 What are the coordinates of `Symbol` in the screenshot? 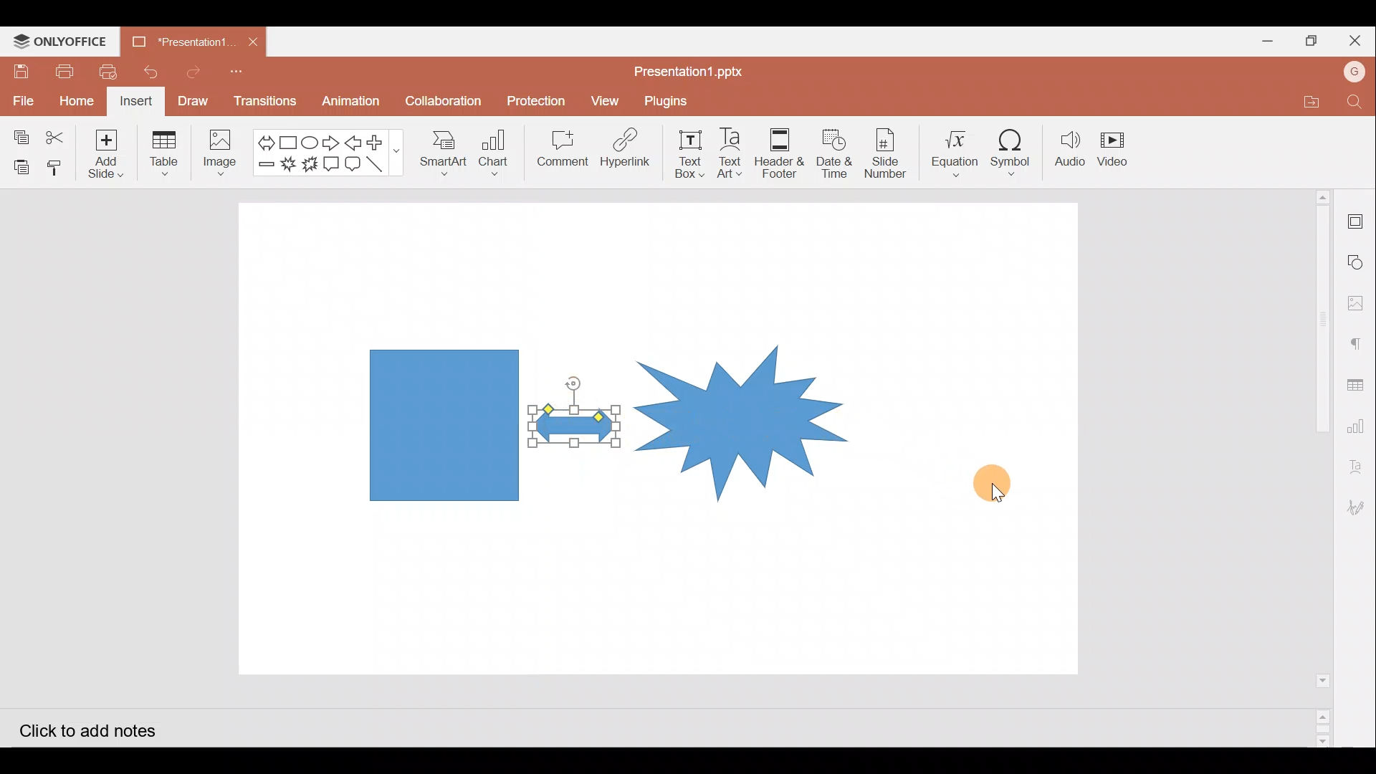 It's located at (1016, 152).